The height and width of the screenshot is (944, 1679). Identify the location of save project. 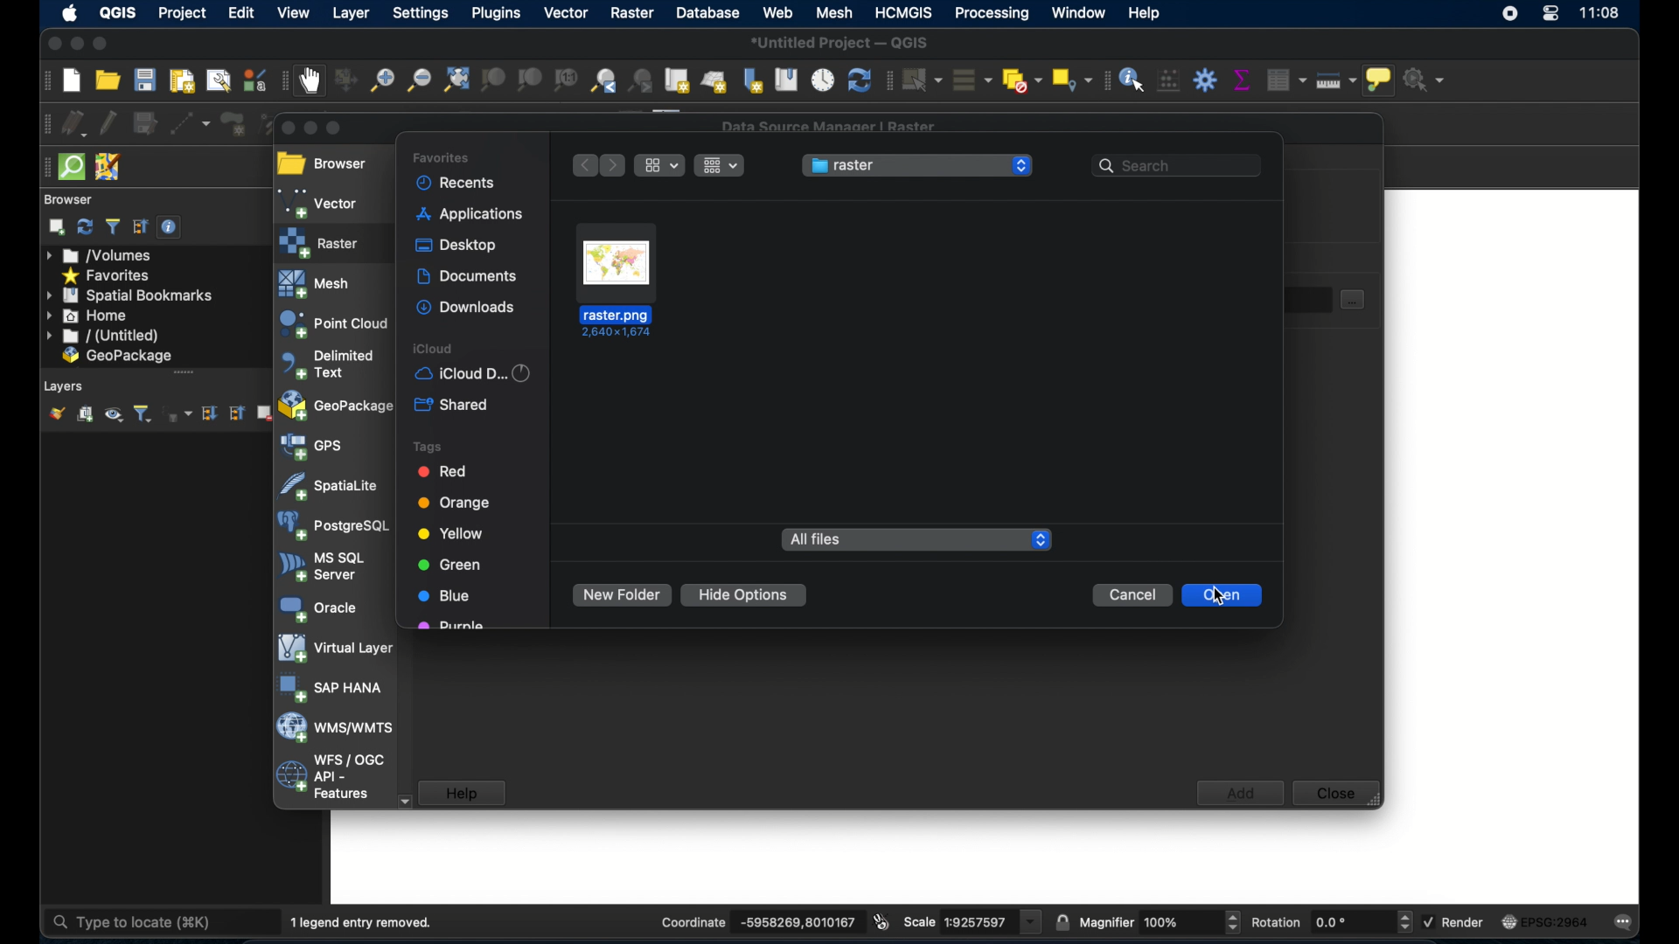
(145, 80).